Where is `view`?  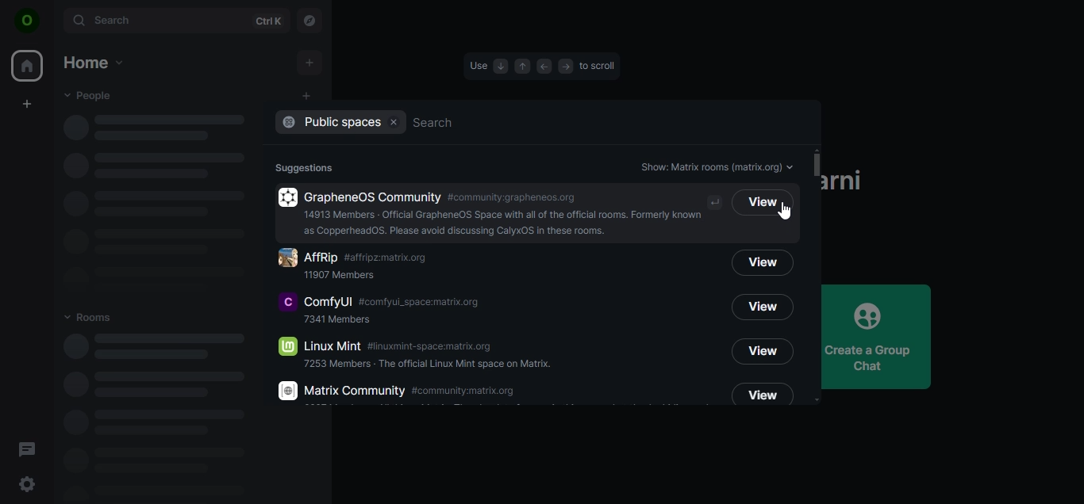
view is located at coordinates (762, 352).